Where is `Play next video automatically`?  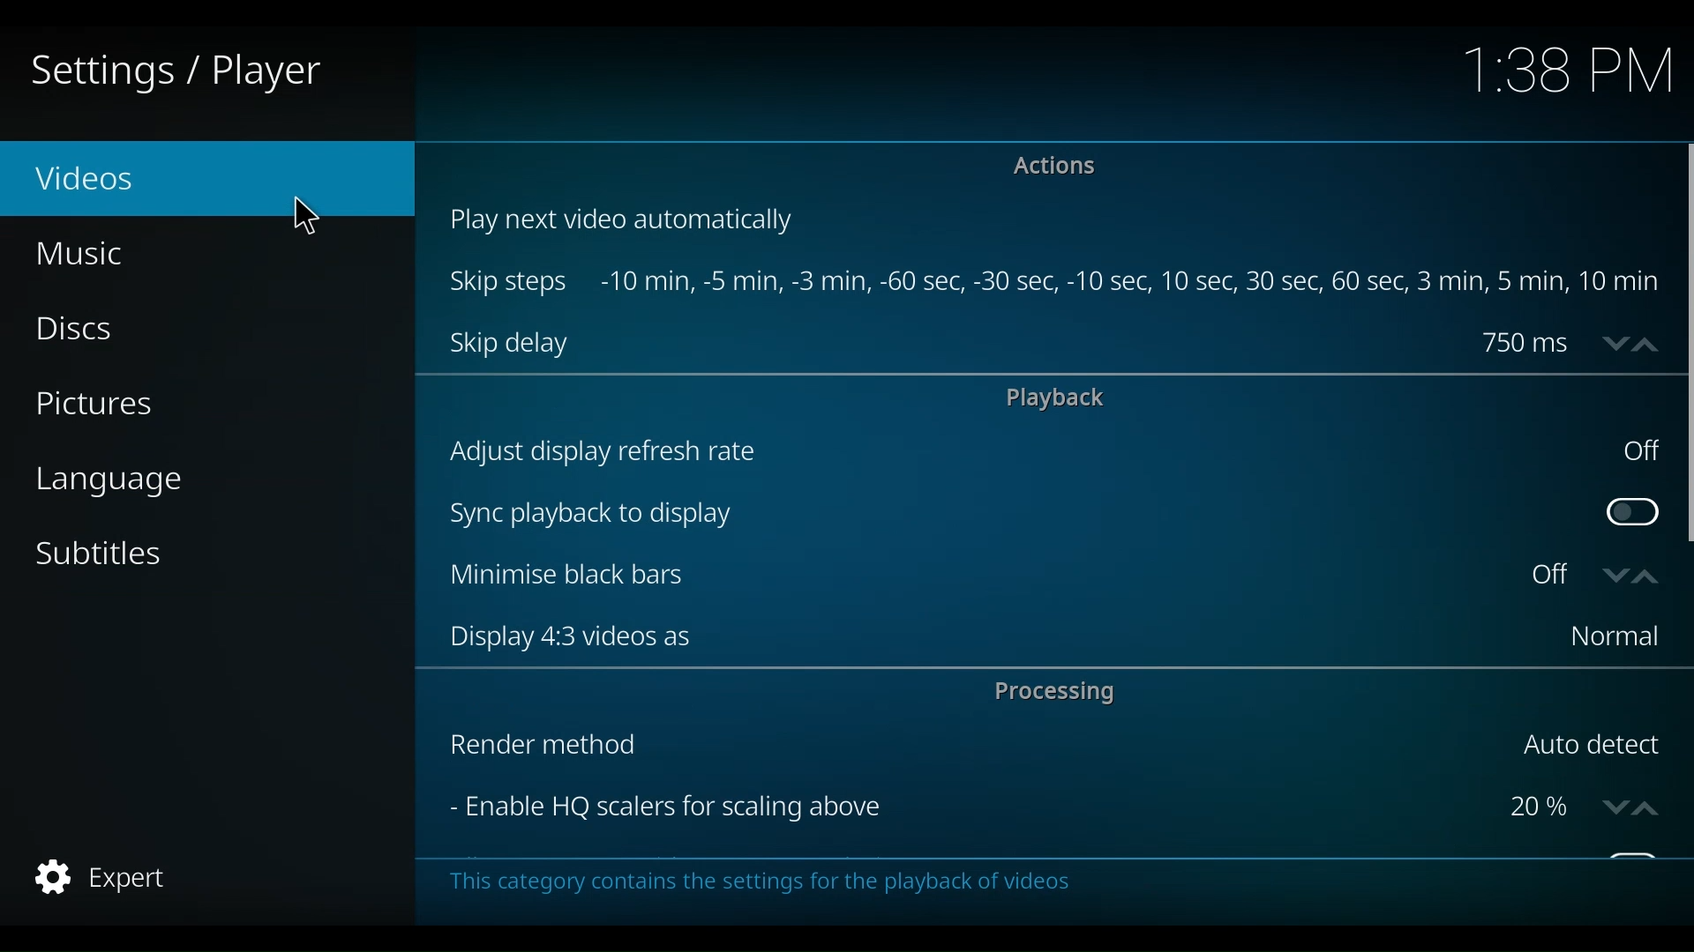
Play next video automatically is located at coordinates (633, 221).